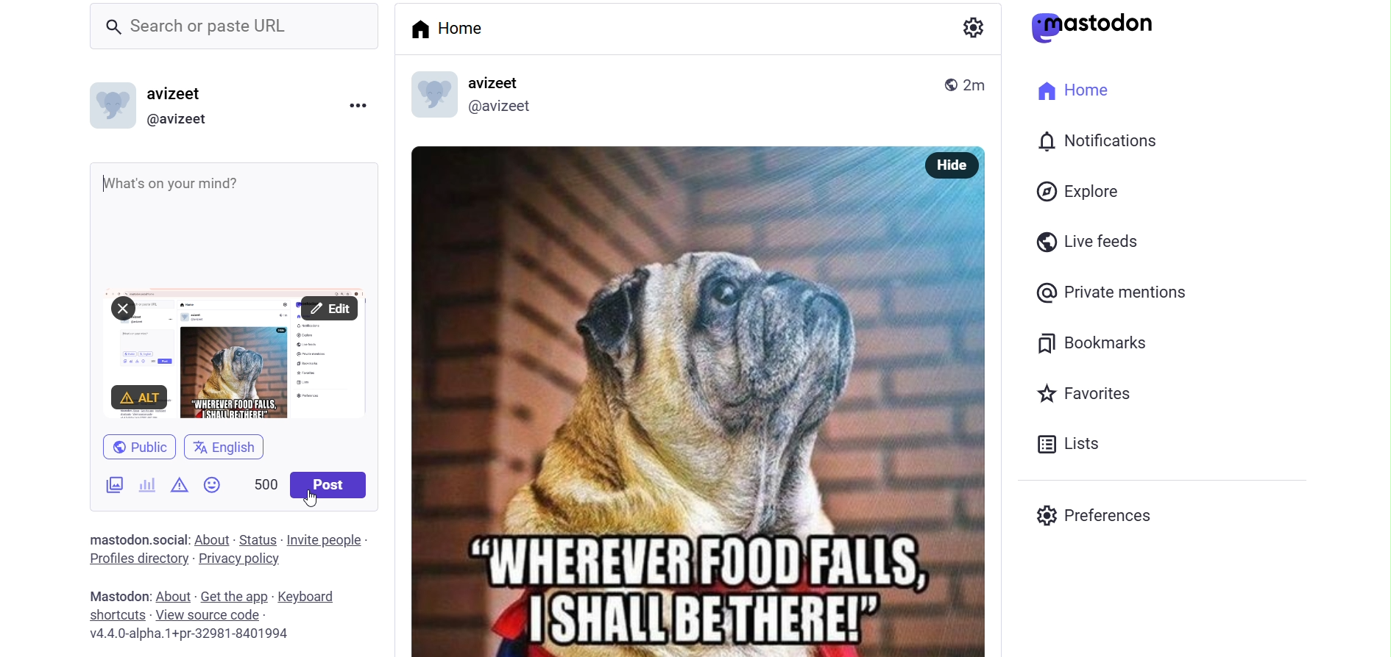 The image size is (1391, 657). Describe the element at coordinates (328, 487) in the screenshot. I see `post` at that location.